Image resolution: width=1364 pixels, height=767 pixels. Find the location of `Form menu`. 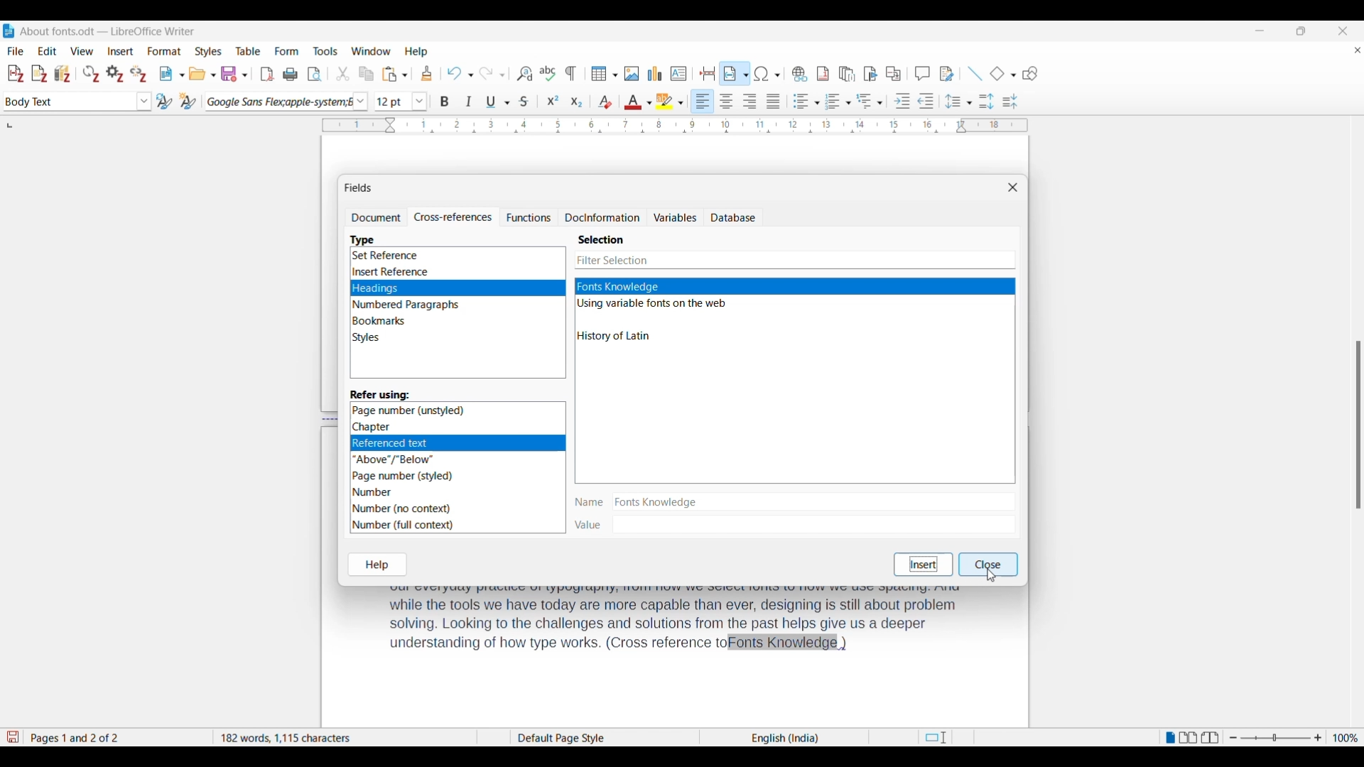

Form menu is located at coordinates (287, 51).